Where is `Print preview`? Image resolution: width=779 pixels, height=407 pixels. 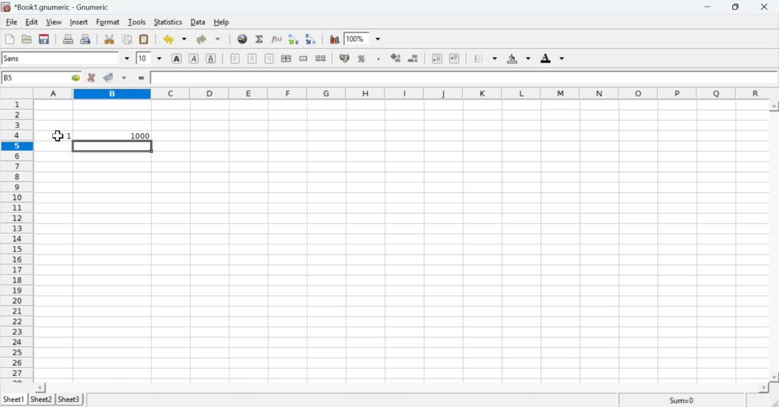 Print preview is located at coordinates (86, 39).